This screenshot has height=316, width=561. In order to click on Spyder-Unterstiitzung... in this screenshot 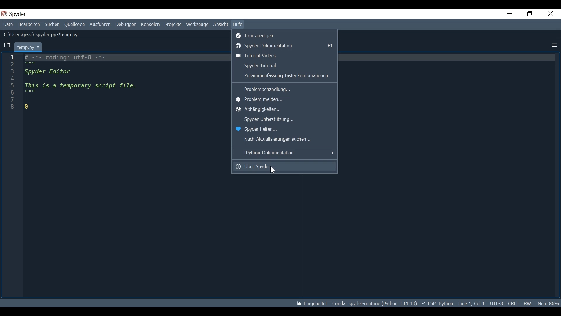, I will do `click(267, 120)`.